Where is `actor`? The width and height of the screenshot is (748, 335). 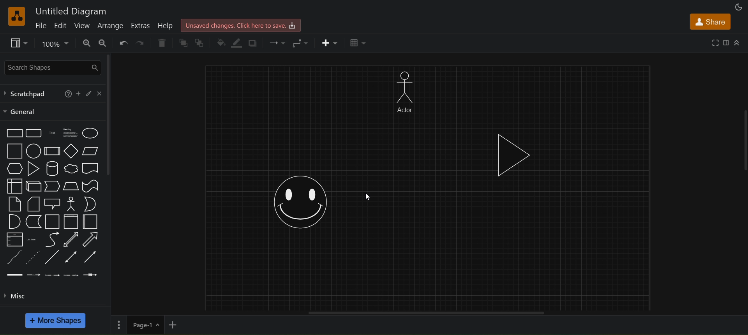 actor is located at coordinates (70, 204).